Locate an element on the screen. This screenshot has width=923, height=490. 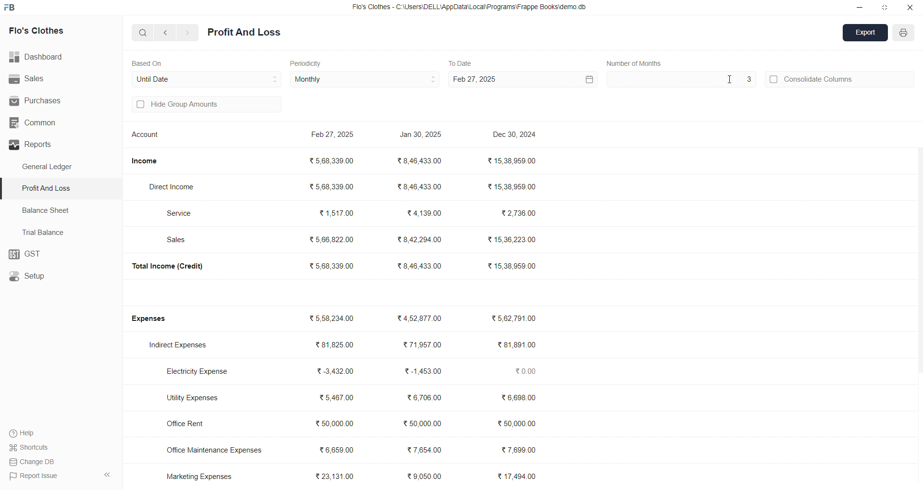
₹ 17,494.00 is located at coordinates (518, 476).